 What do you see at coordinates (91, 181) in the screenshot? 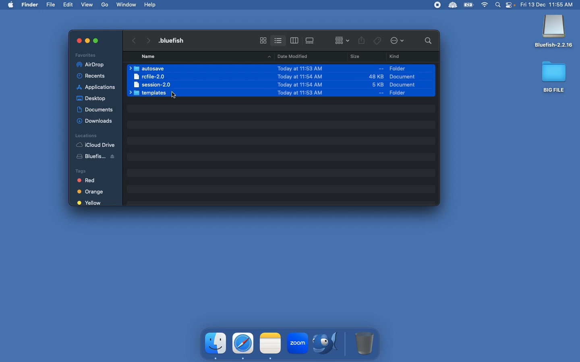
I see `red` at bounding box center [91, 181].